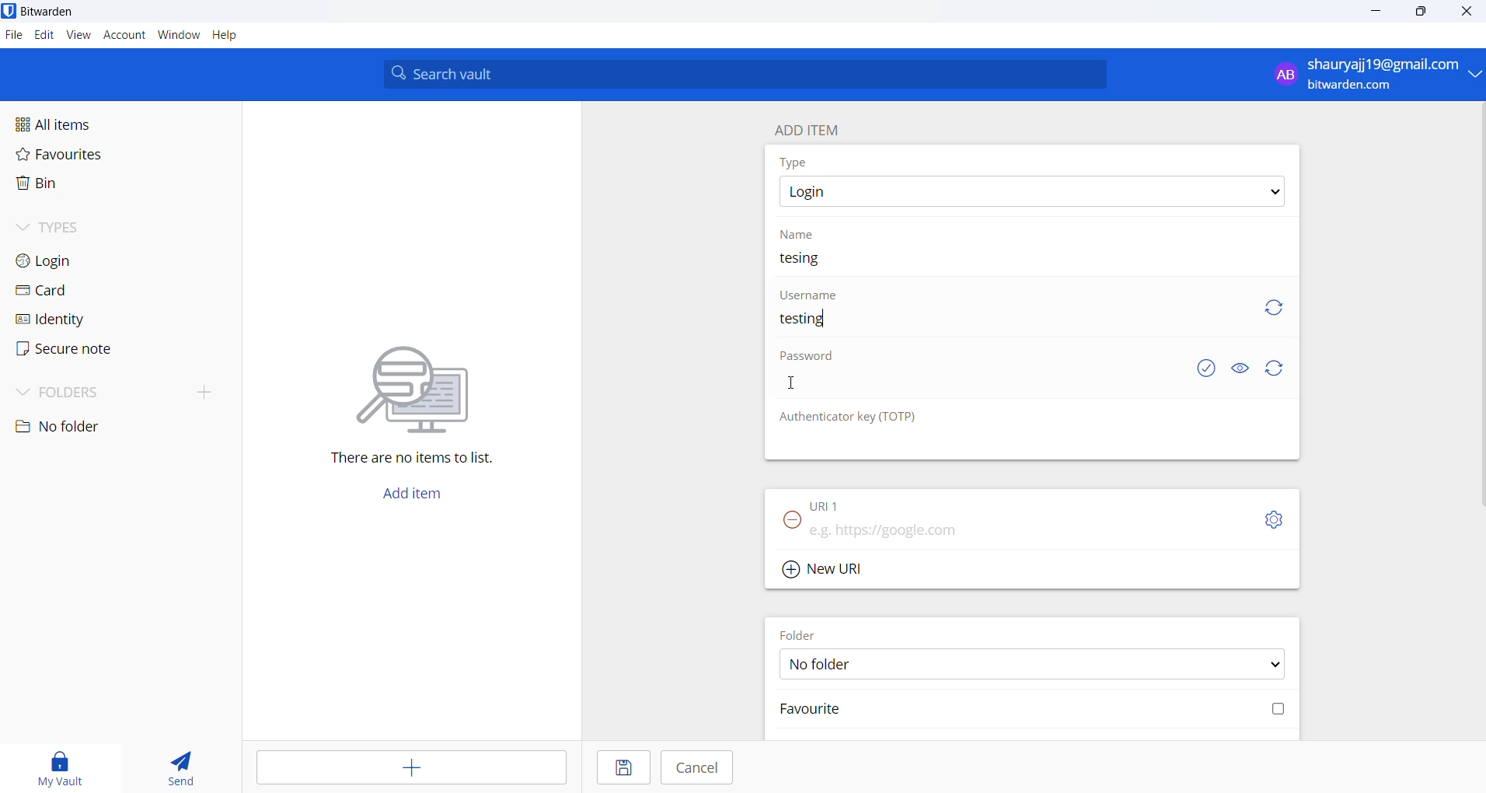 This screenshot has width=1486, height=793. I want to click on add item button, so click(420, 498).